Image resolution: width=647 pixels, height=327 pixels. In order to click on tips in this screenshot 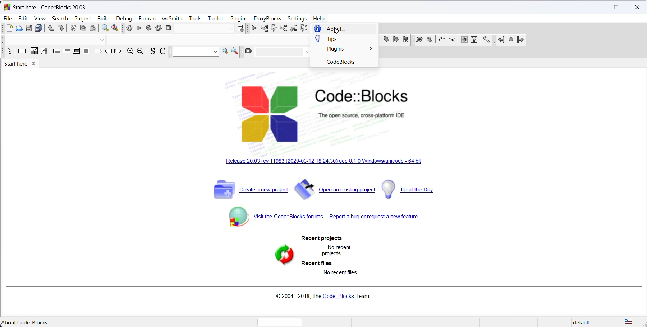, I will do `click(346, 40)`.